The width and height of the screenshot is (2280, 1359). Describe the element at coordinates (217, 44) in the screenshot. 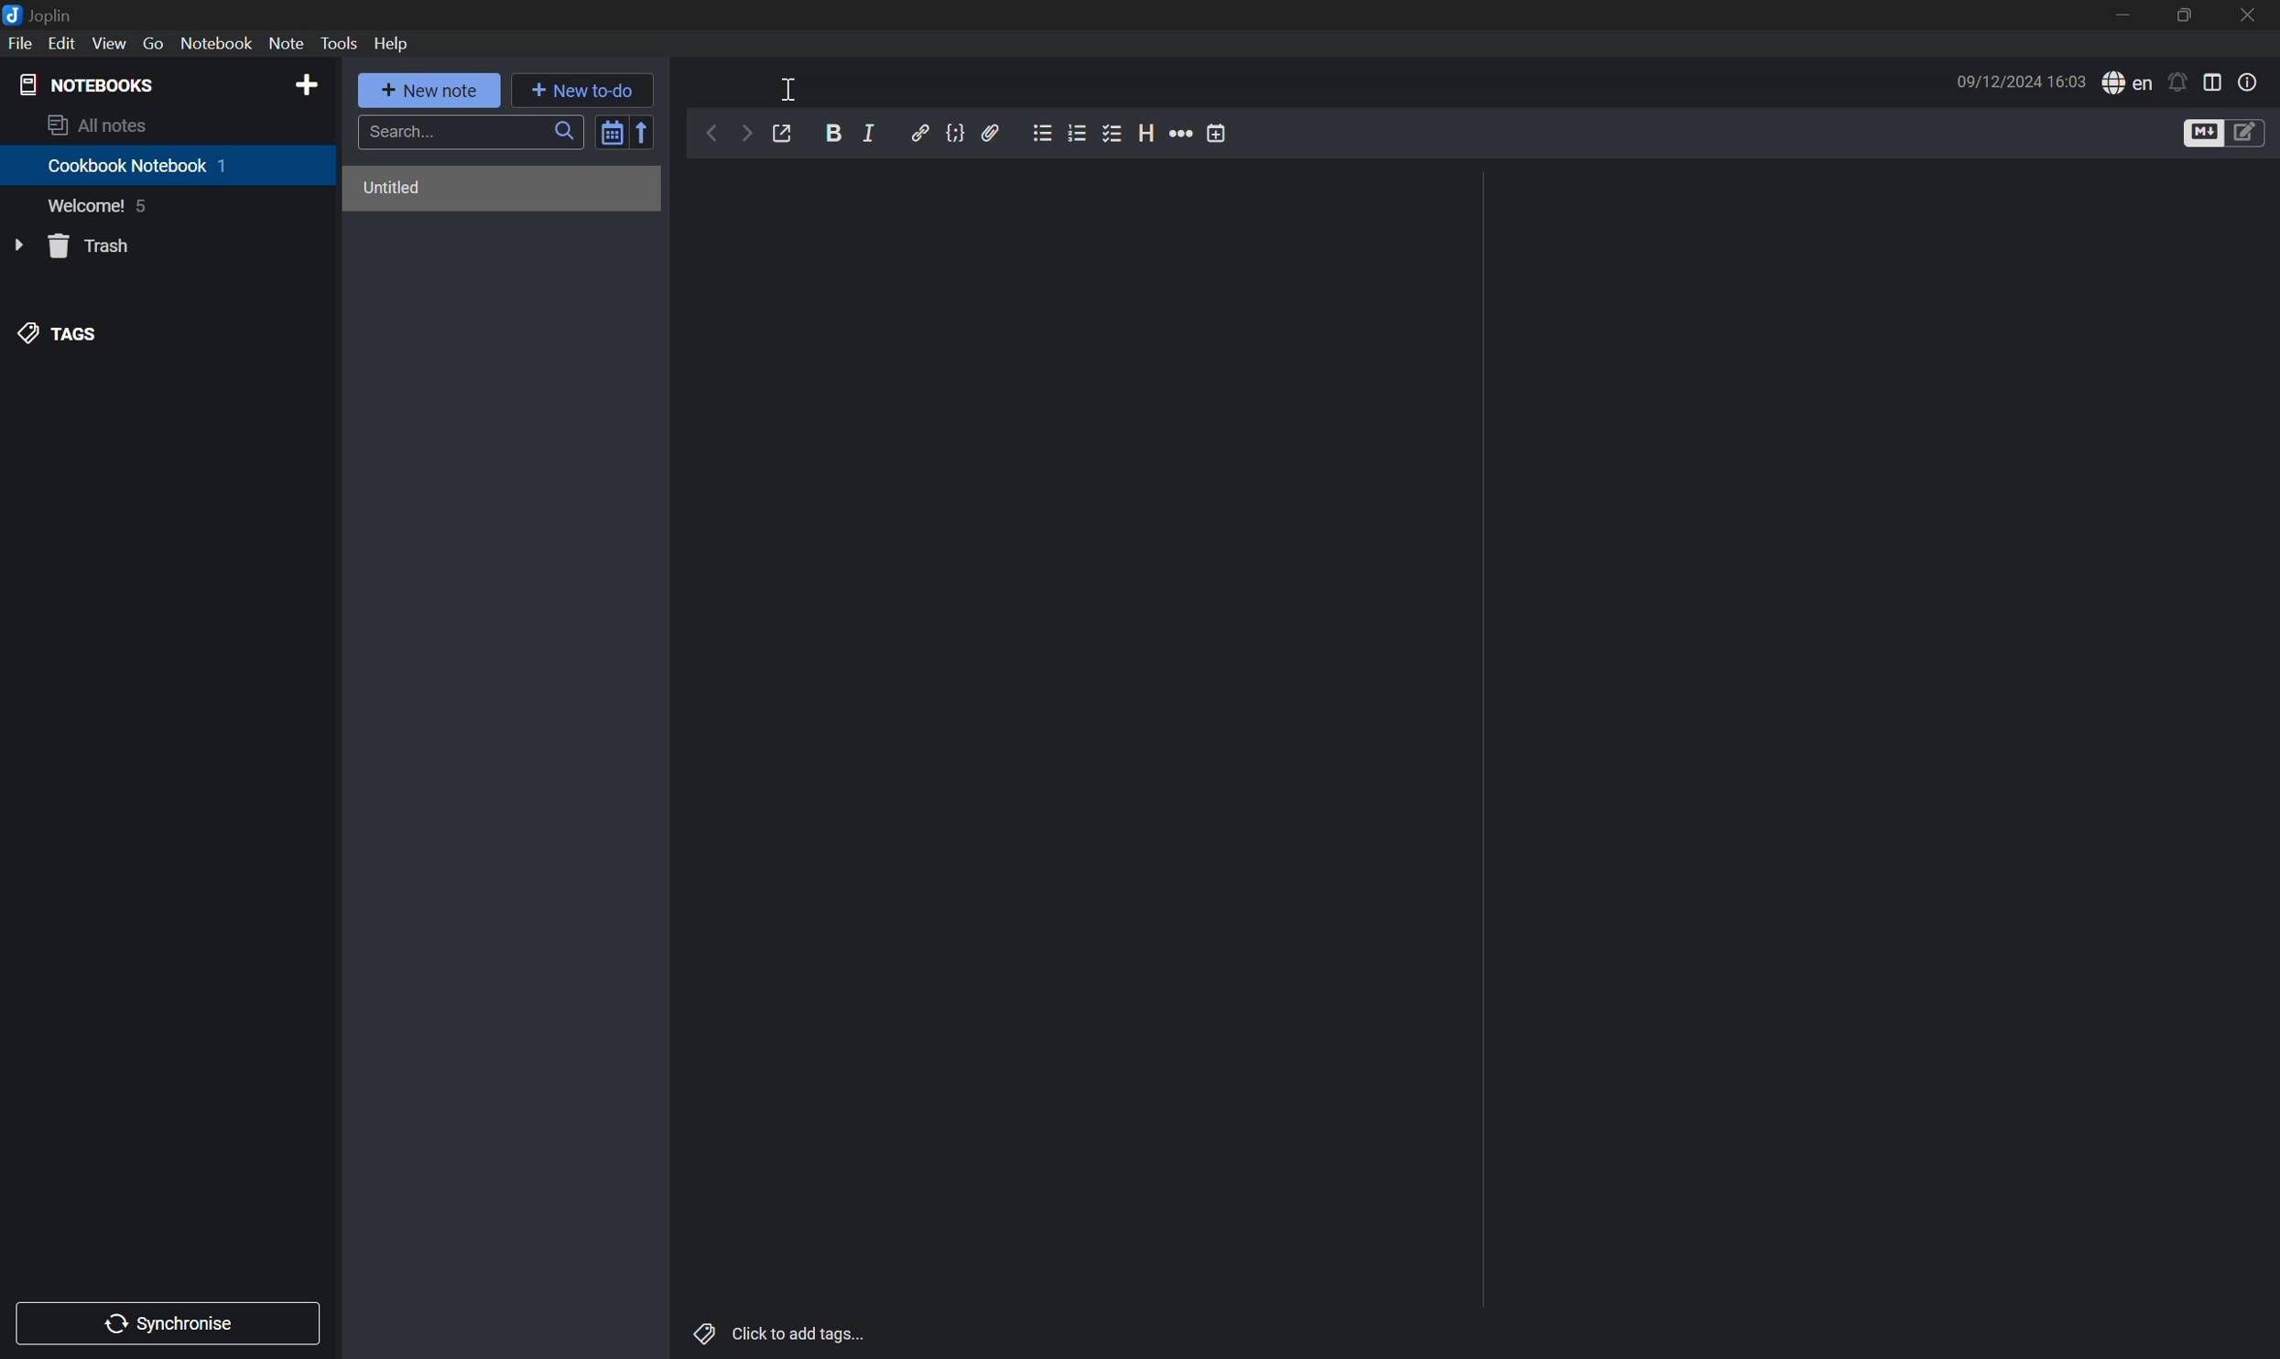

I see `Notebook` at that location.